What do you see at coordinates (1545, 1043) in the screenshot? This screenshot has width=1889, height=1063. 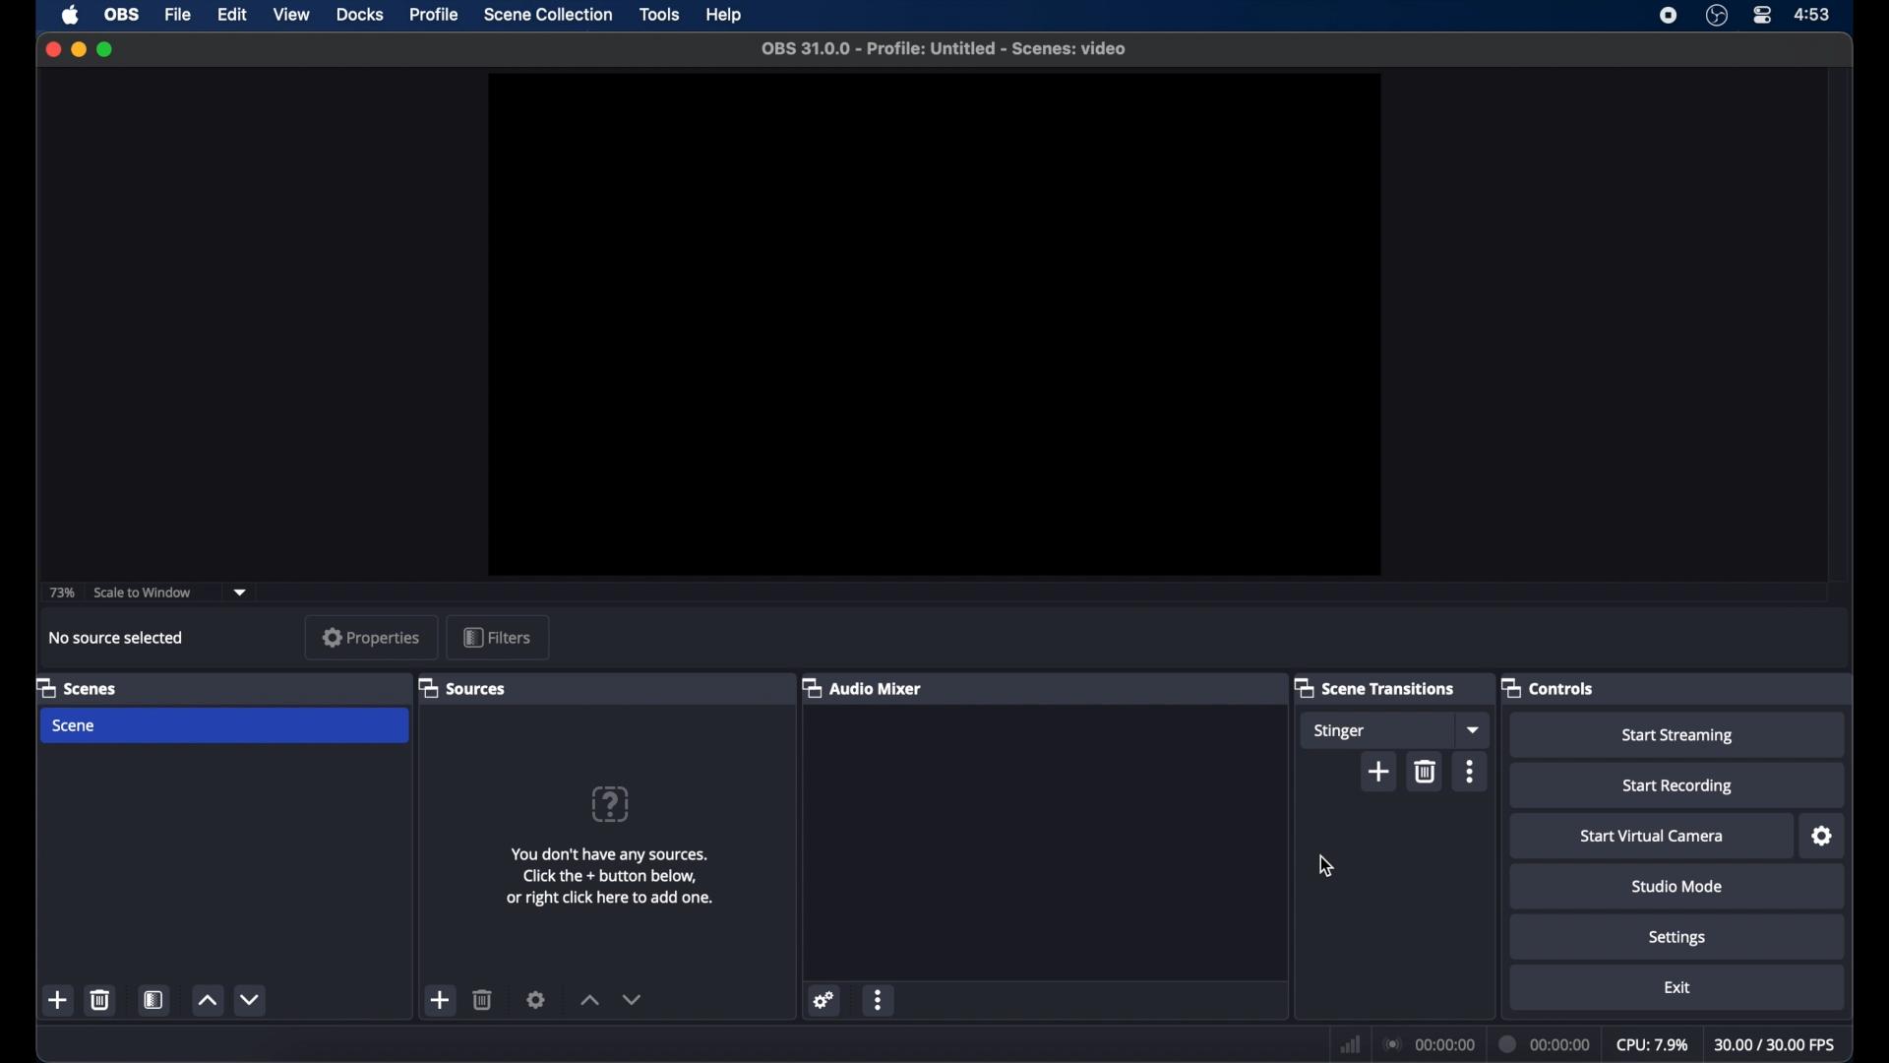 I see `duration` at bounding box center [1545, 1043].